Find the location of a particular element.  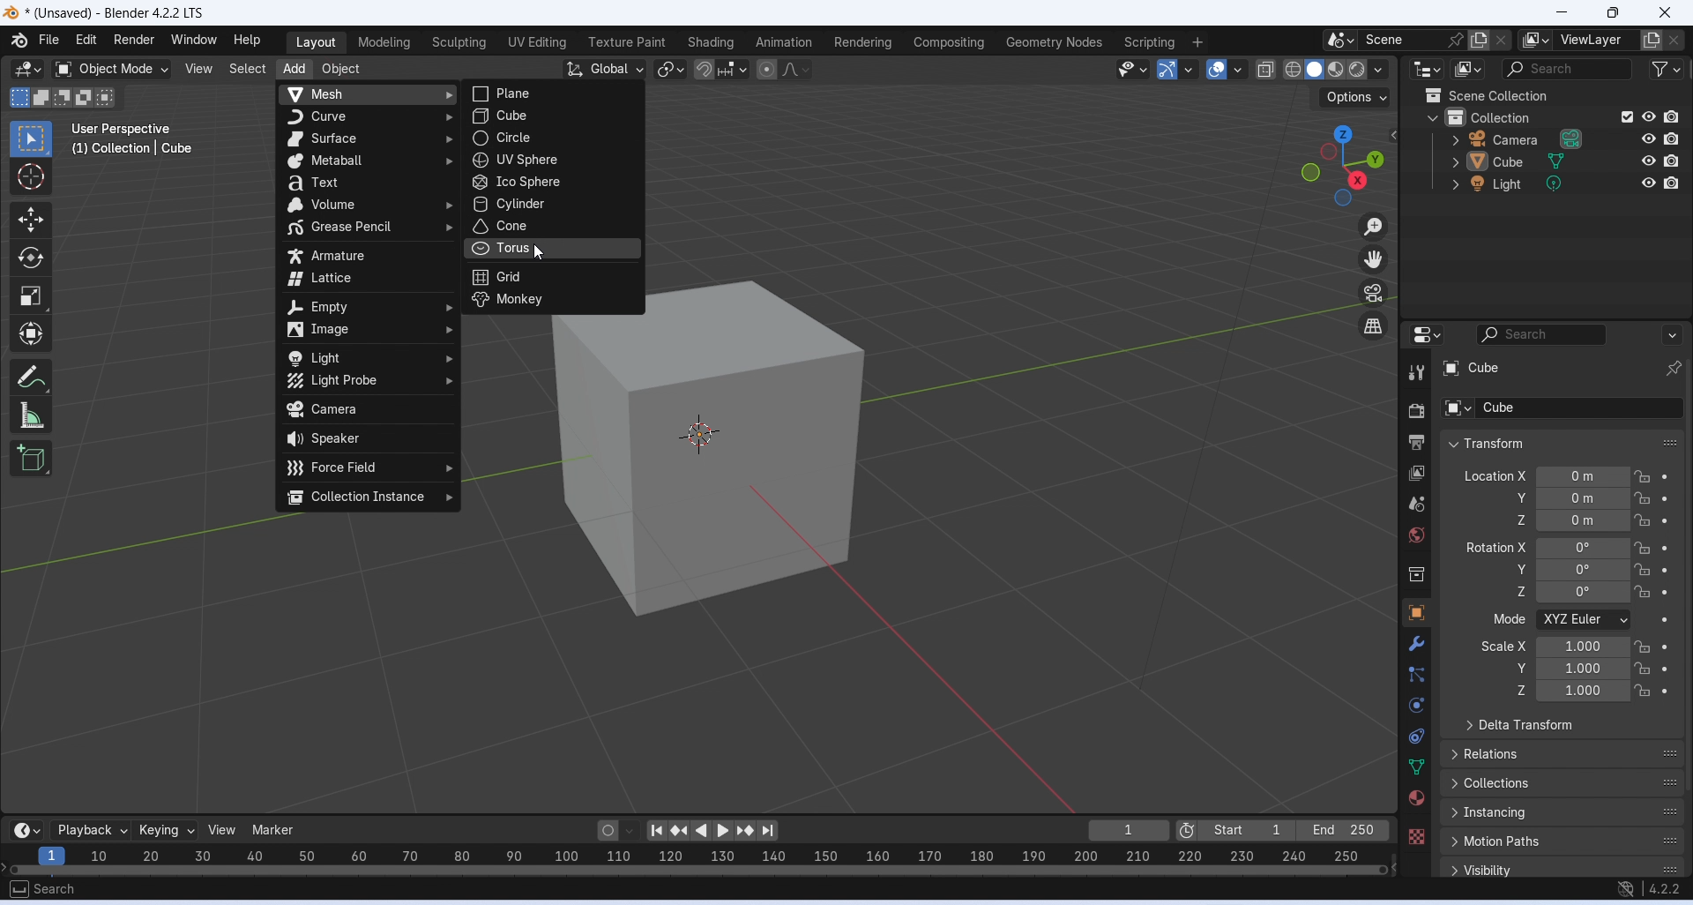

Collection layer is located at coordinates (1554, 116).